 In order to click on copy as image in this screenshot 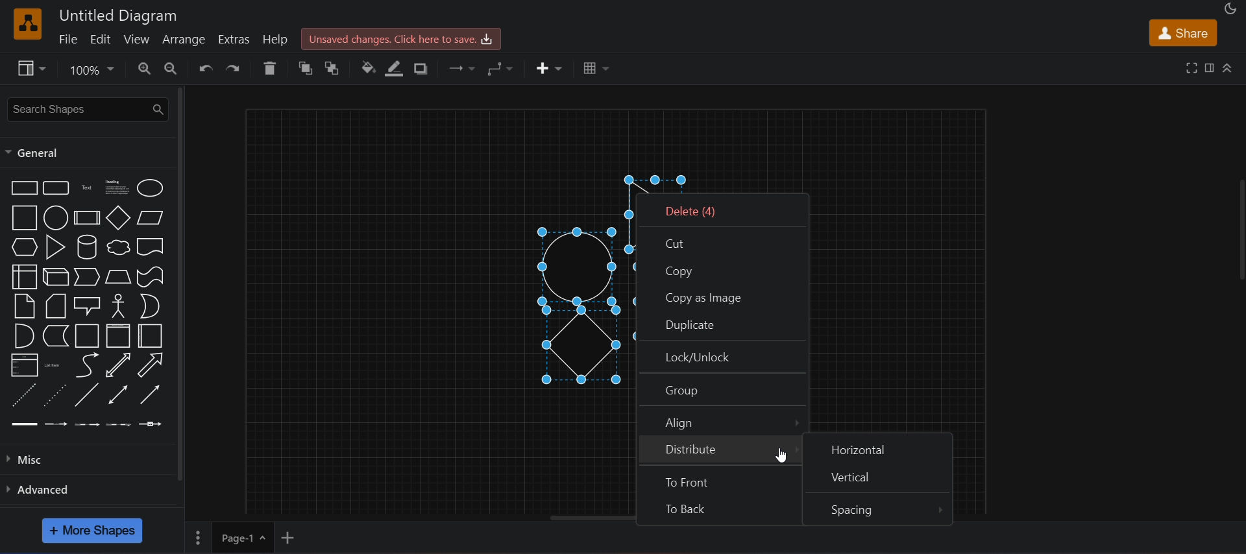, I will do `click(722, 294)`.